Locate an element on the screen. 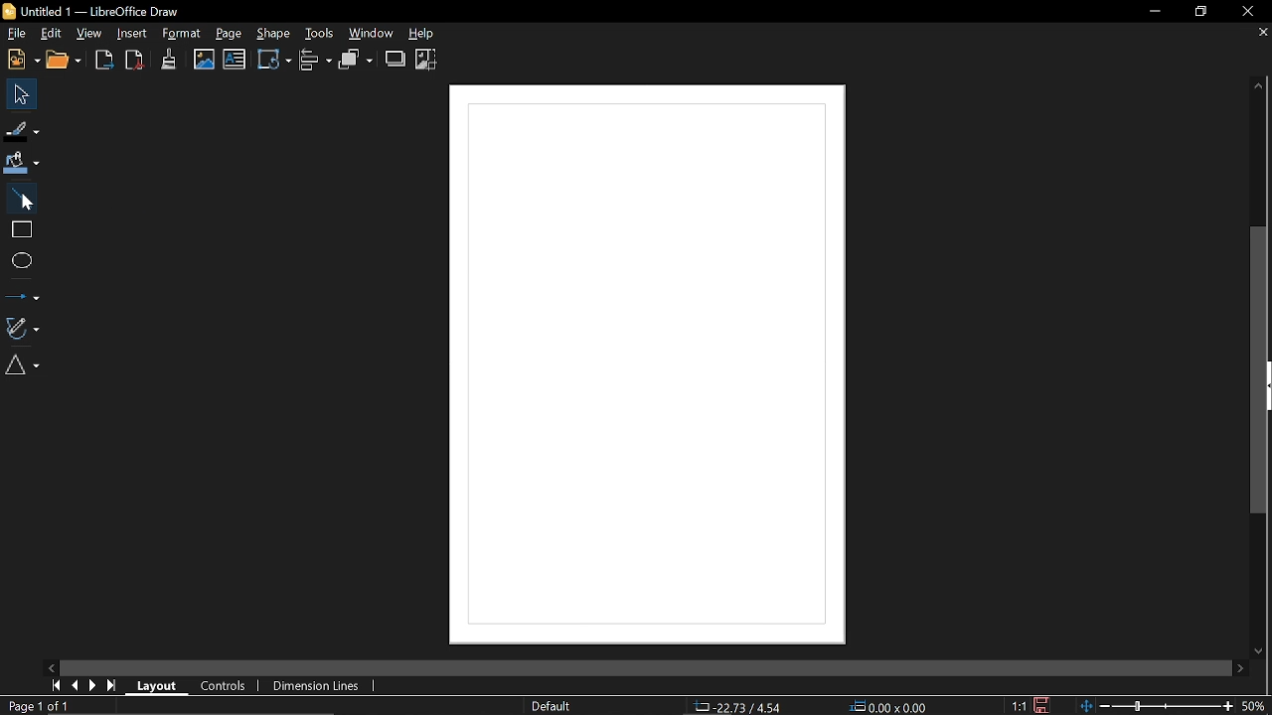  Insert  is located at coordinates (129, 34).